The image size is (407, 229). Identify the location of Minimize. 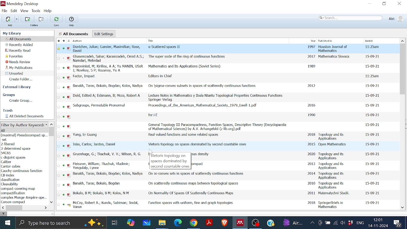
(369, 3).